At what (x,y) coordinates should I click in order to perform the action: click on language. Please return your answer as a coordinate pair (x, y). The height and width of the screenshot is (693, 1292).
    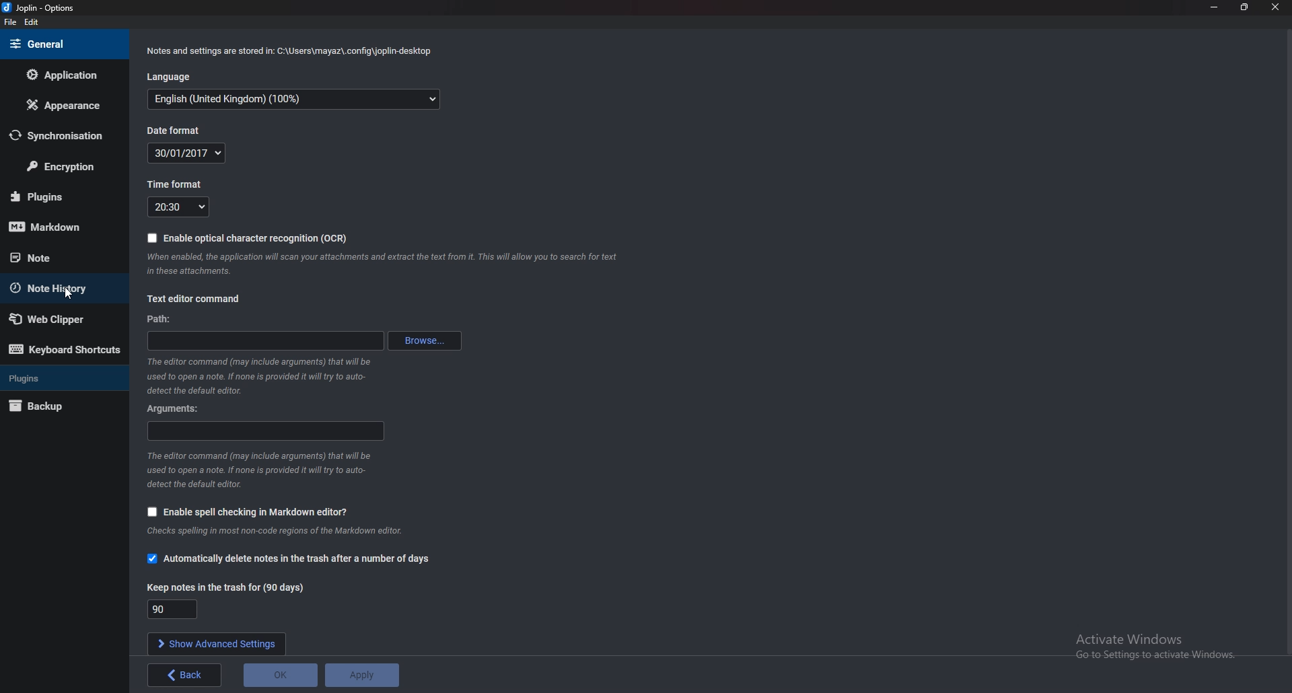
    Looking at the image, I should click on (169, 78).